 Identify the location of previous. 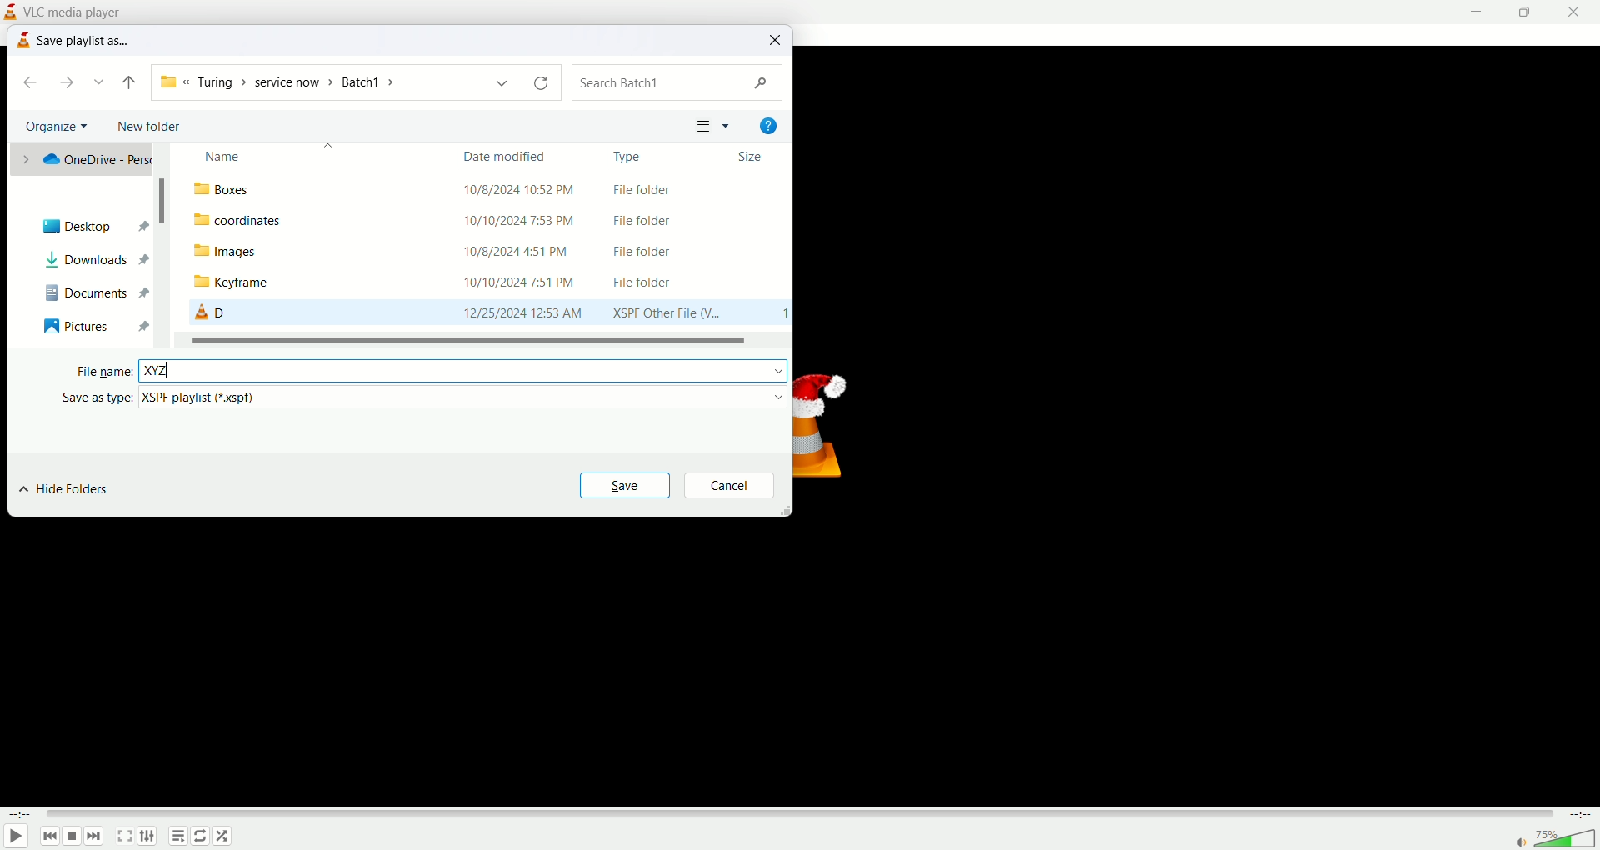
(49, 837).